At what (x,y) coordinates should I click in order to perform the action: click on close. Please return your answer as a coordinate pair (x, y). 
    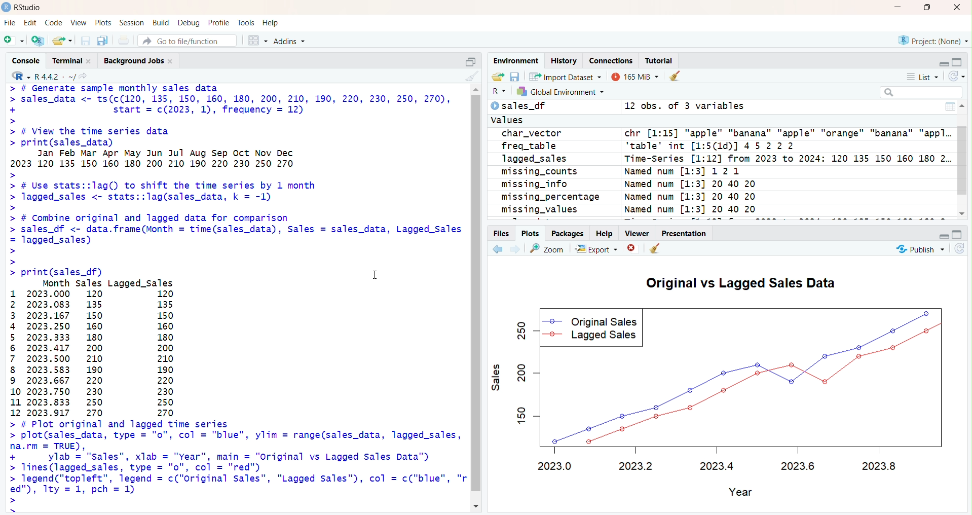
    Looking at the image, I should click on (955, 8).